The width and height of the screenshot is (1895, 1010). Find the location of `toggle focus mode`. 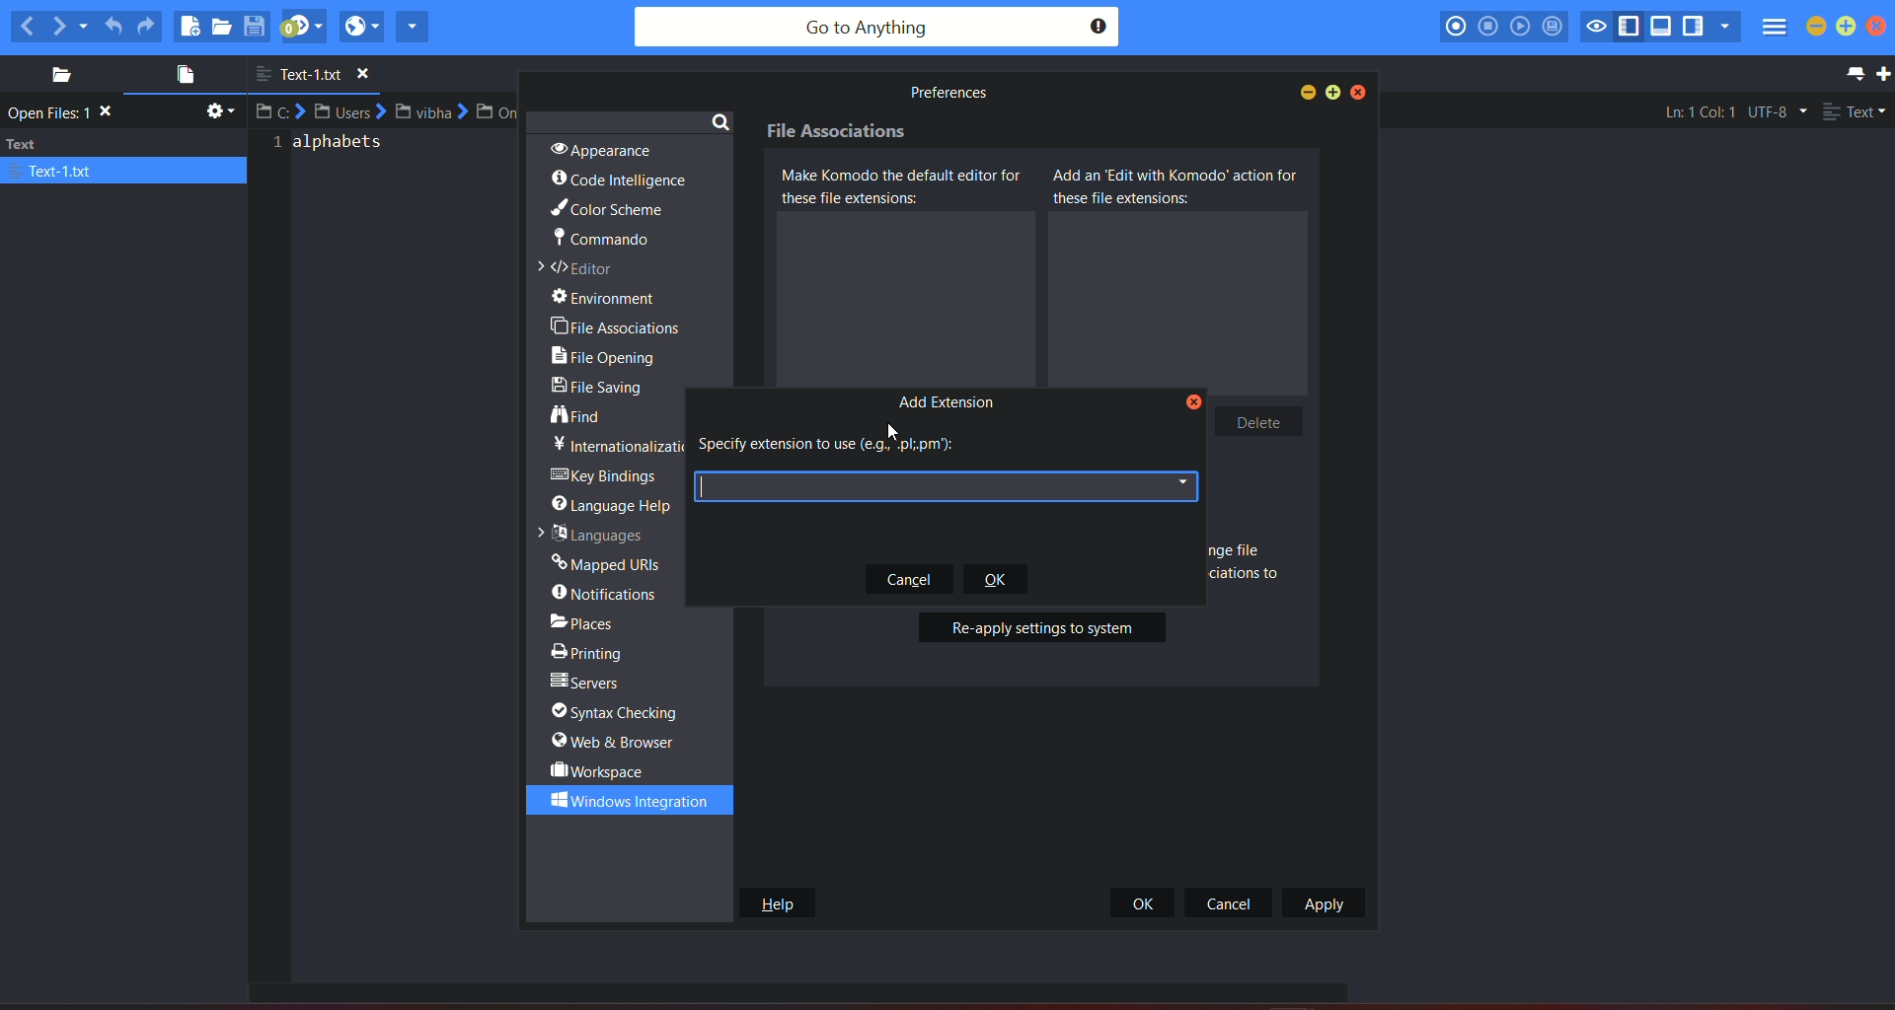

toggle focus mode is located at coordinates (1597, 25).